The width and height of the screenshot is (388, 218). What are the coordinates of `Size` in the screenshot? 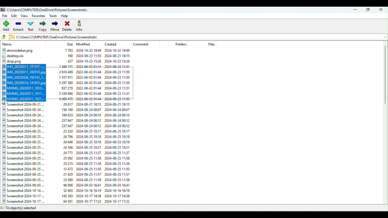 It's located at (70, 44).